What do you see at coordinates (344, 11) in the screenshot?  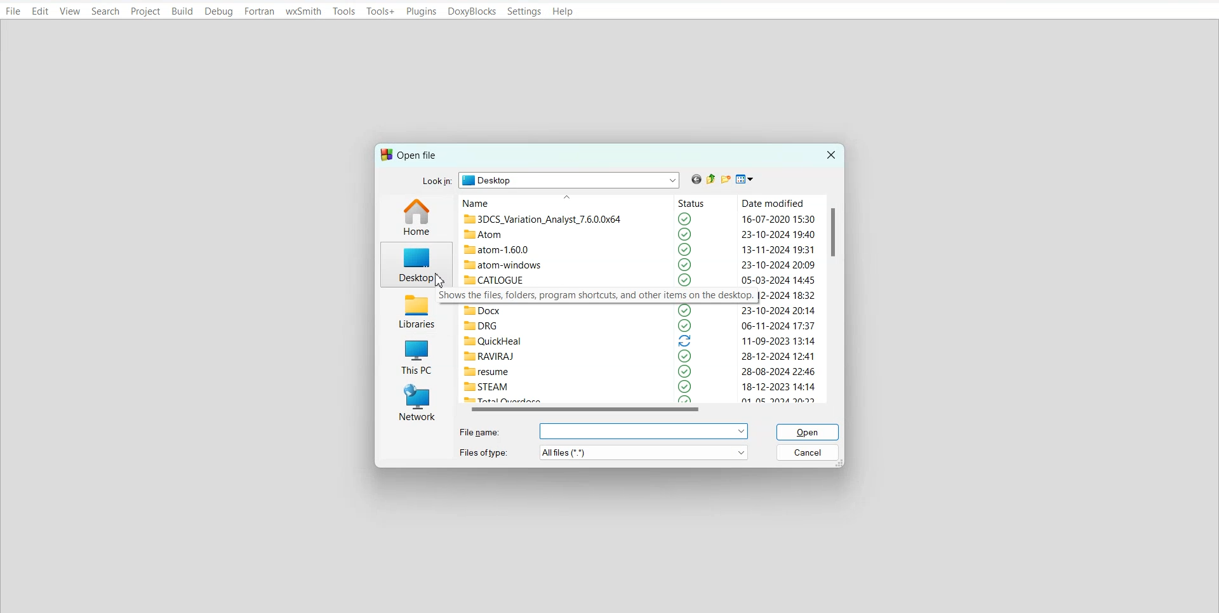 I see `Tools` at bounding box center [344, 11].